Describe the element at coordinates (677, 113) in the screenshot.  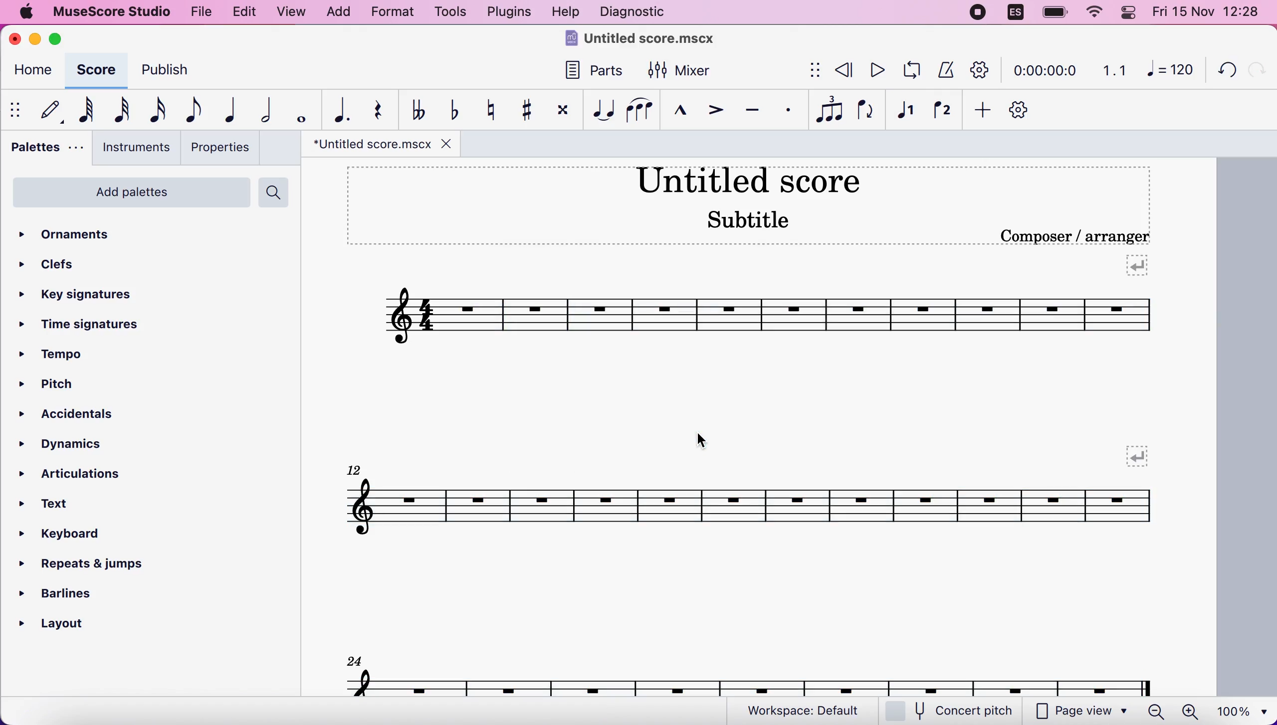
I see `marcatto` at that location.